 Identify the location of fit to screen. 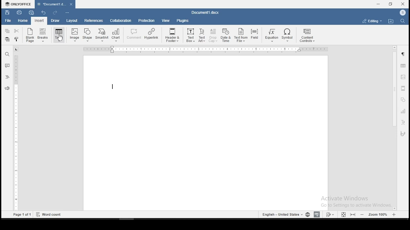
(352, 215).